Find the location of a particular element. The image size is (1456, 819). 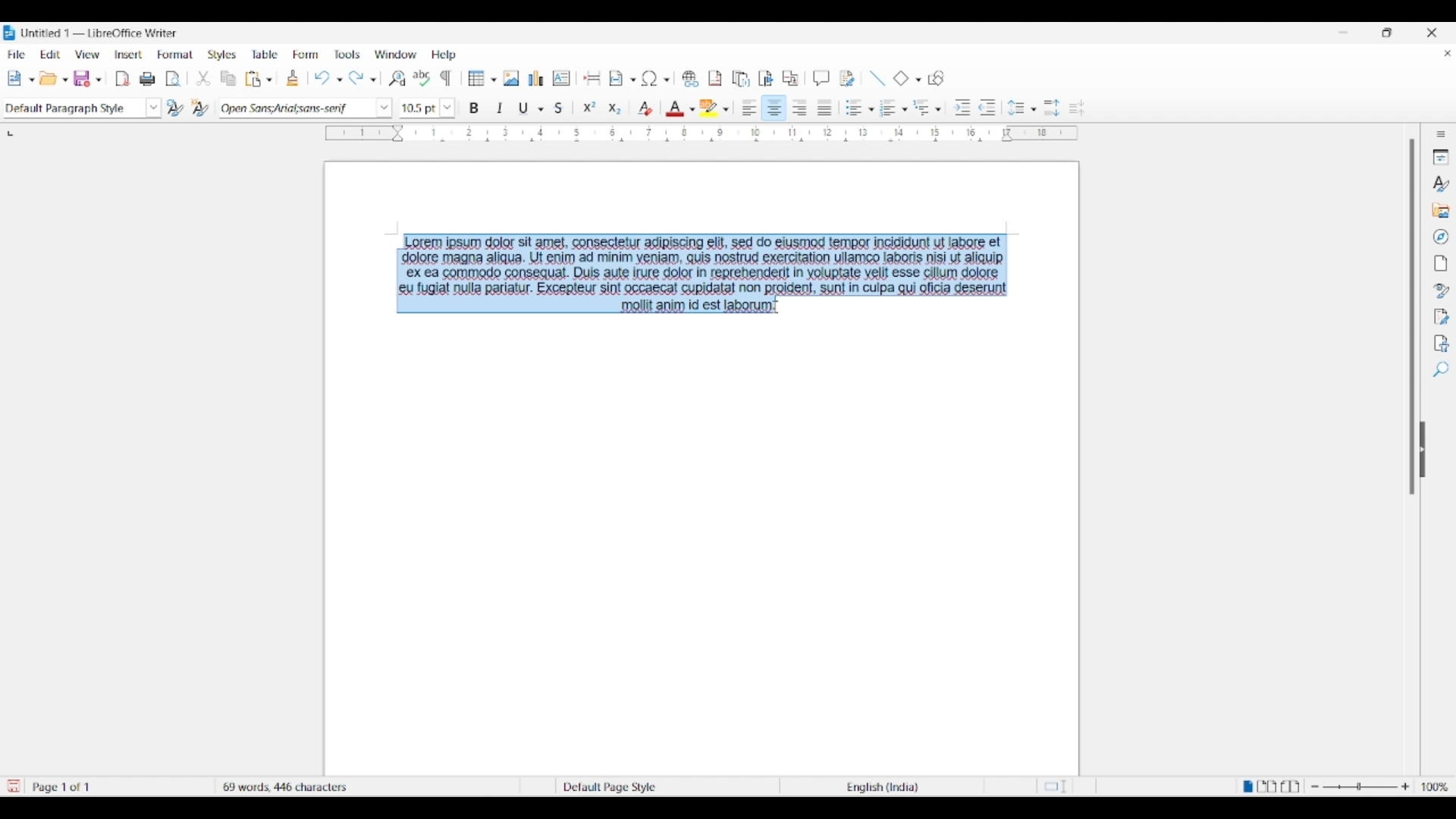

Manually change font is located at coordinates (295, 108).